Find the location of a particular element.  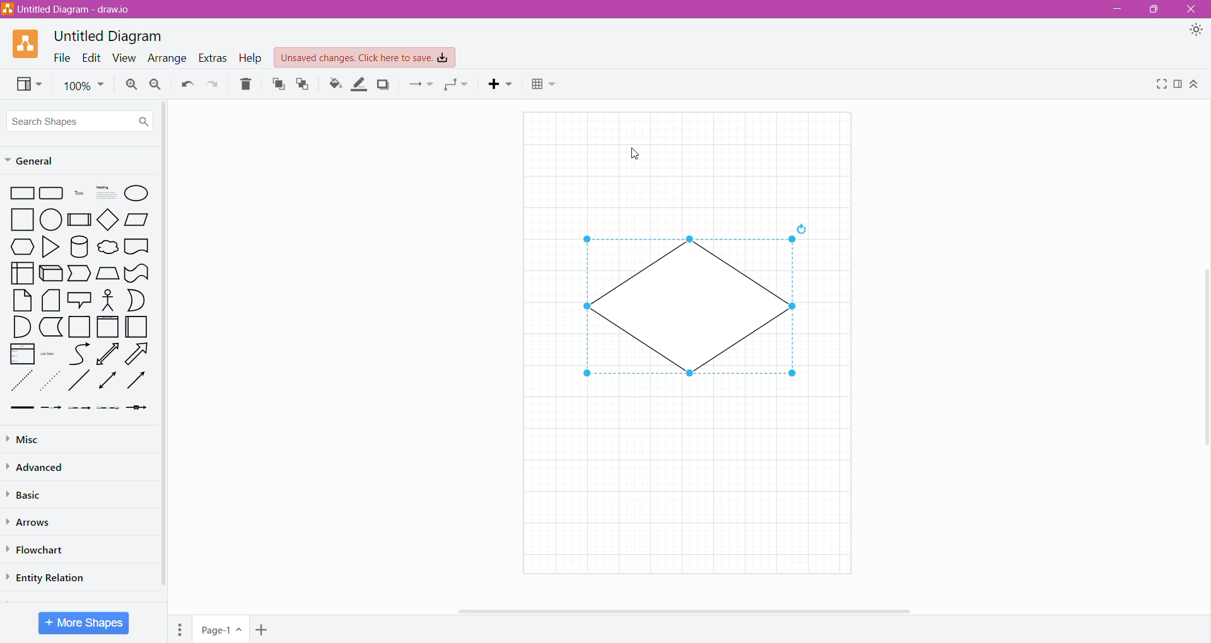

Container is located at coordinates (80, 327).